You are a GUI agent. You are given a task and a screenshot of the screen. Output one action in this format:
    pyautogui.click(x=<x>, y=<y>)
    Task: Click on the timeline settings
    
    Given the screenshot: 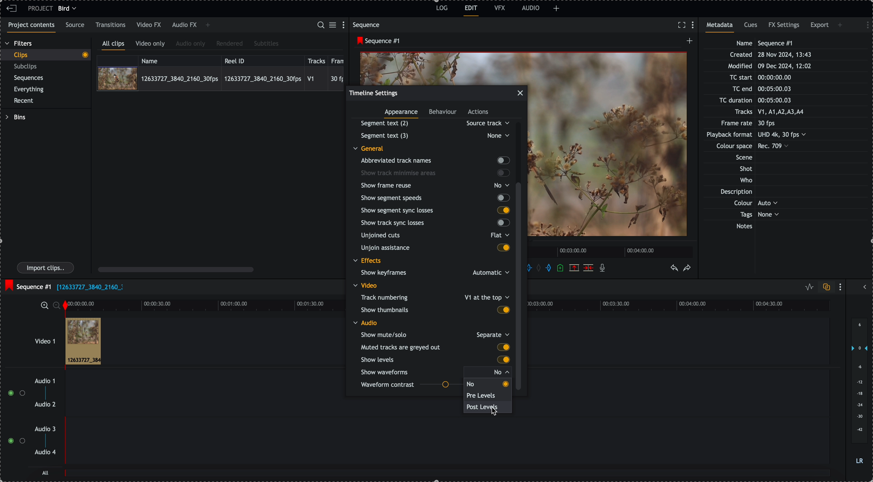 What is the action you would take?
    pyautogui.click(x=374, y=93)
    